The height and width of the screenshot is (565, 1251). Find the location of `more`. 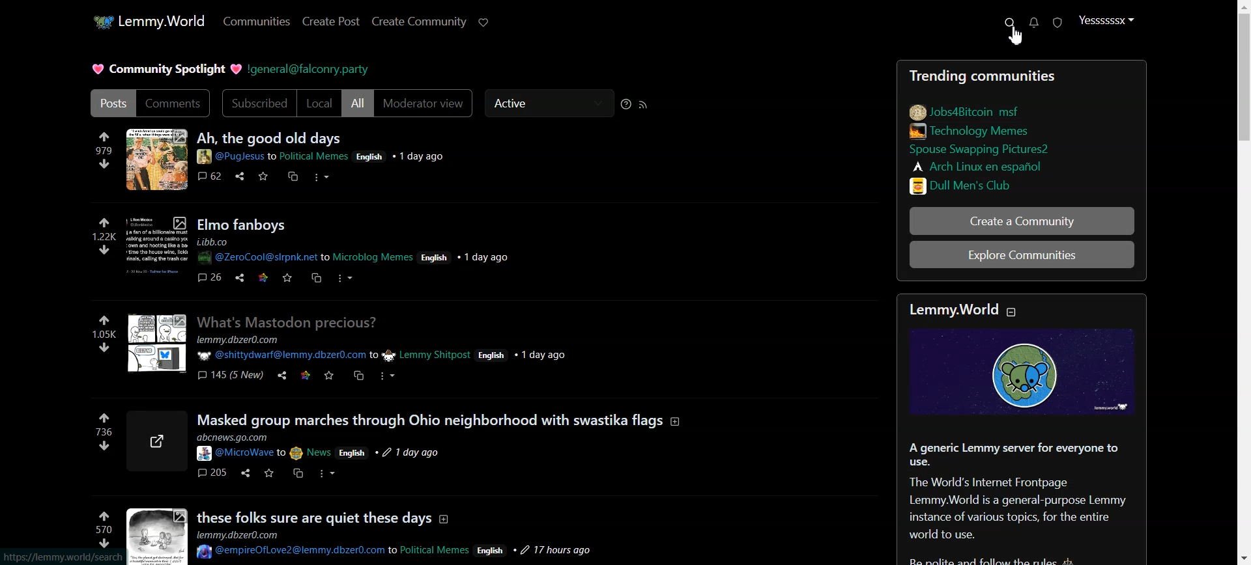

more is located at coordinates (321, 177).